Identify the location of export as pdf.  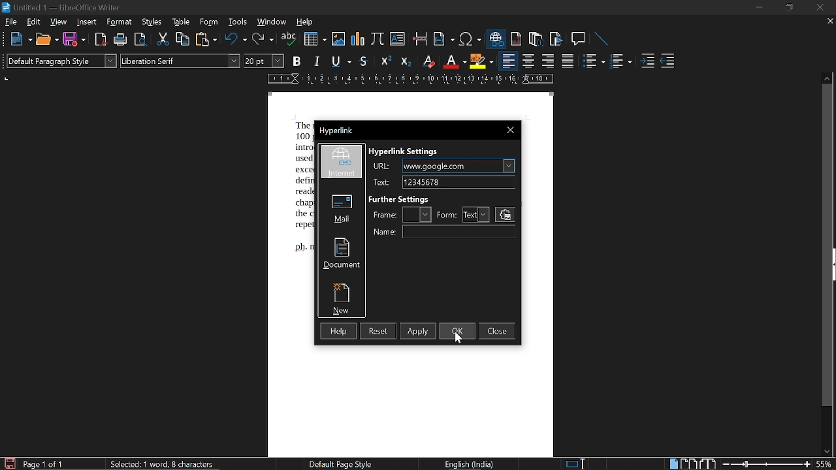
(99, 40).